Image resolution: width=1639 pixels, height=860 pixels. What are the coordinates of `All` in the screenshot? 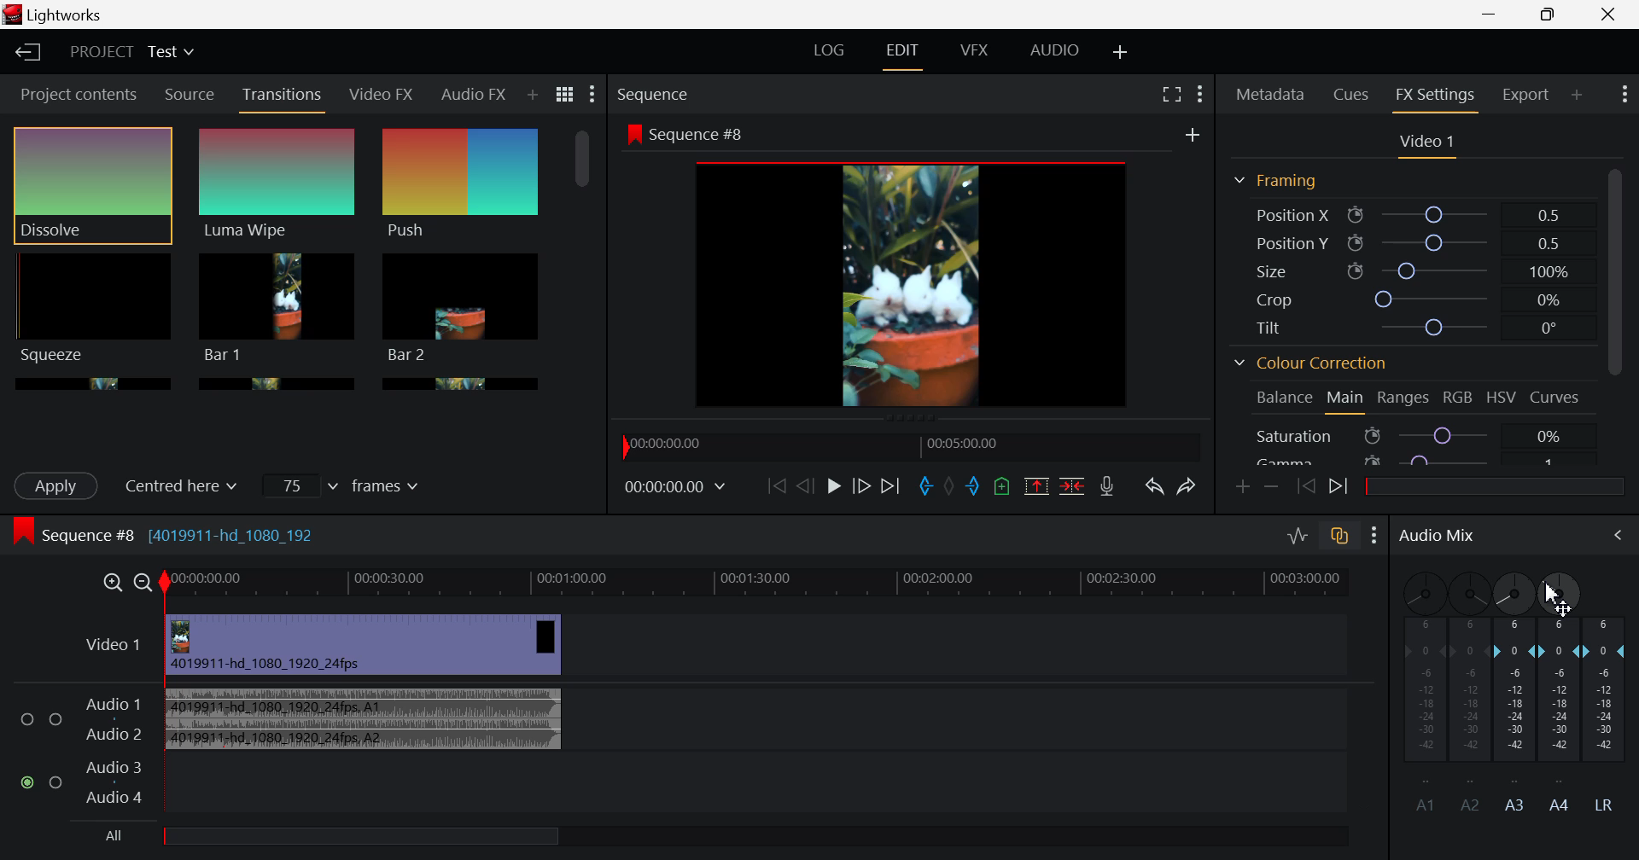 It's located at (330, 840).